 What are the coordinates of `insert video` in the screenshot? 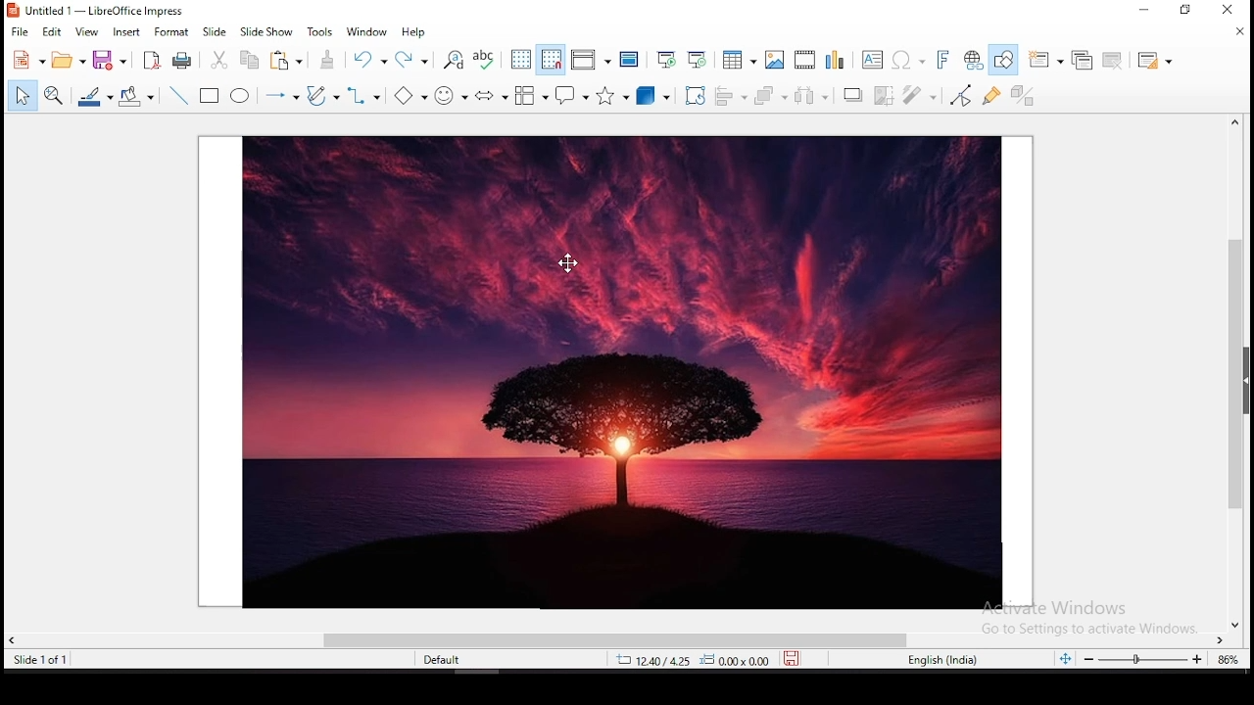 It's located at (804, 61).